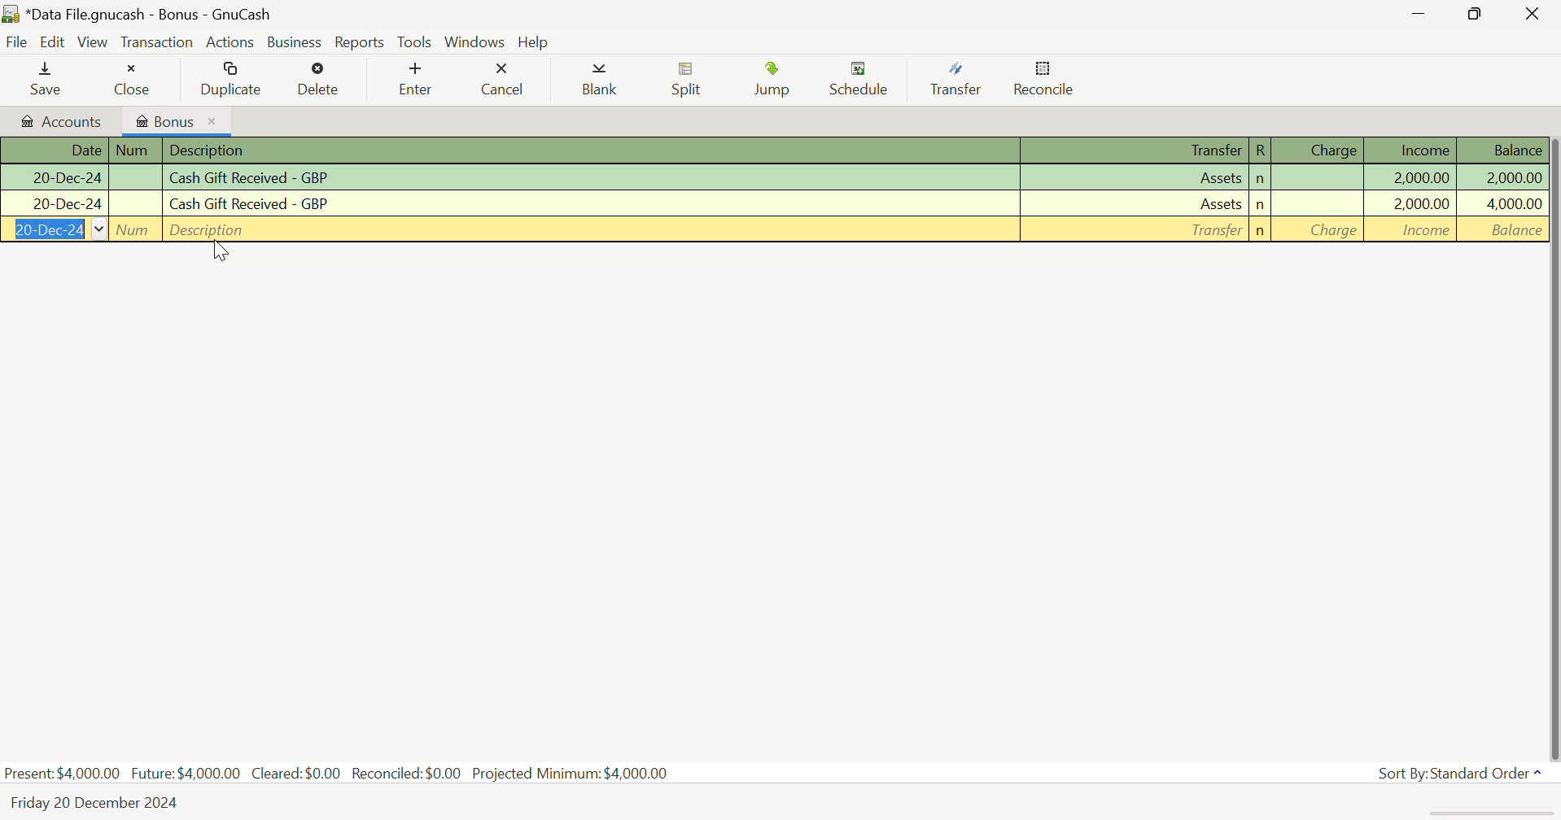 This screenshot has height=820, width=1561. What do you see at coordinates (592, 151) in the screenshot?
I see `Description` at bounding box center [592, 151].